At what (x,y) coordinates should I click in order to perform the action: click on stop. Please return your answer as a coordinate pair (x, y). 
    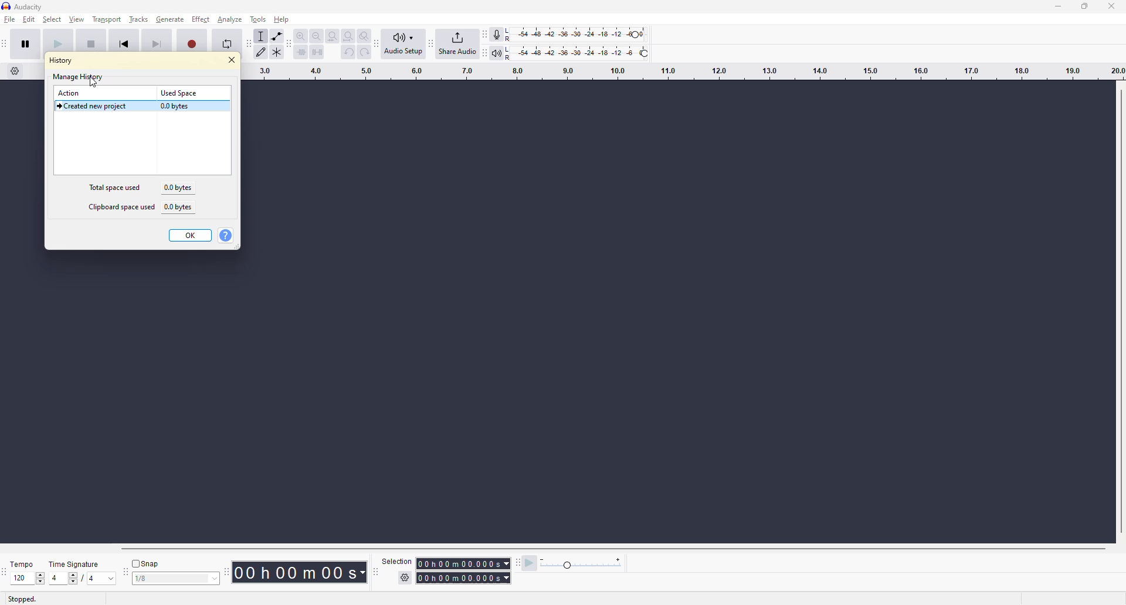
    Looking at the image, I should click on (93, 43).